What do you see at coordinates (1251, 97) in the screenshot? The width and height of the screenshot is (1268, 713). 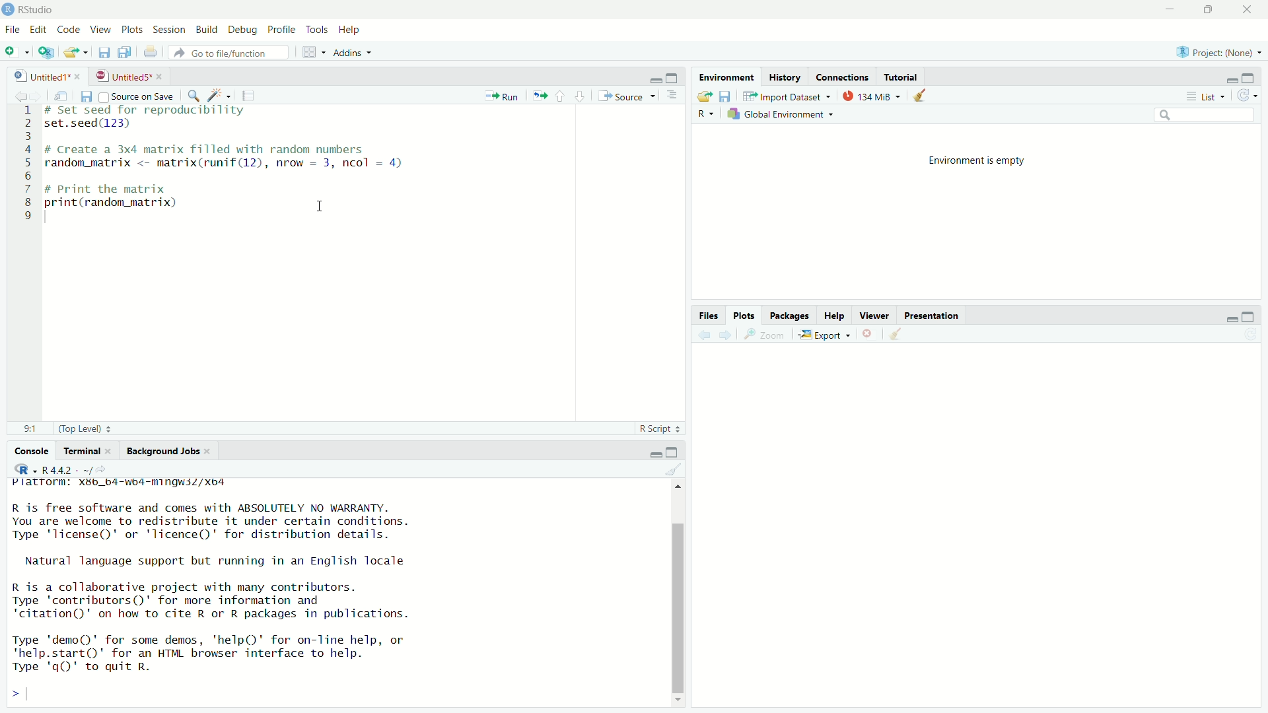 I see `refresh` at bounding box center [1251, 97].